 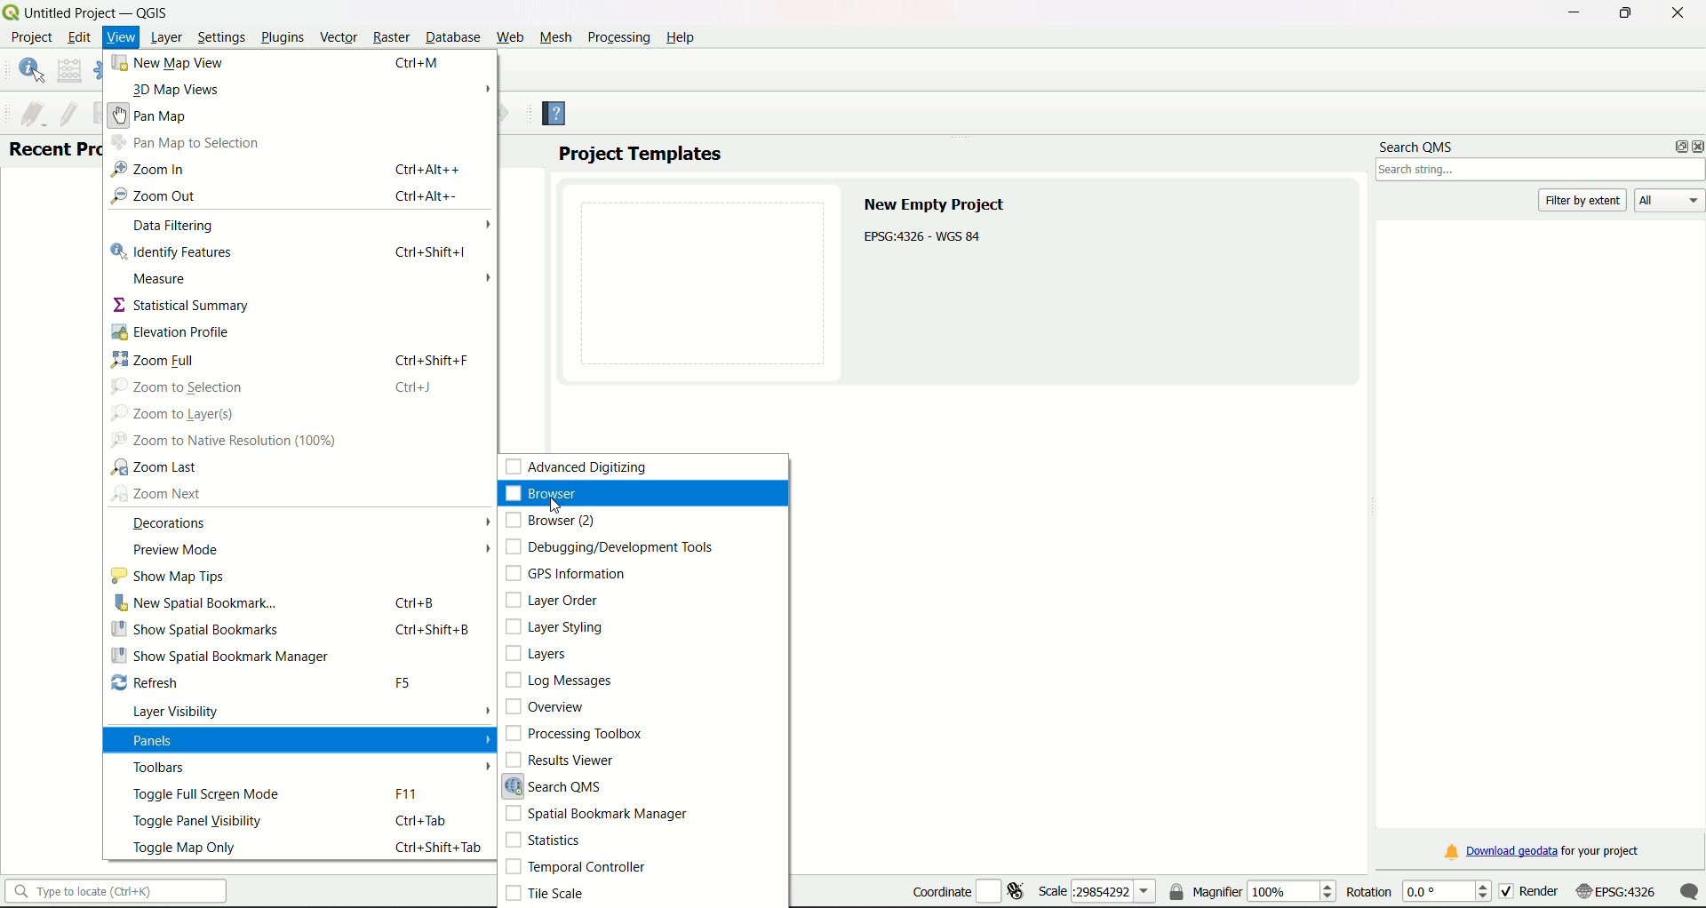 What do you see at coordinates (403, 684) in the screenshot?
I see `F5` at bounding box center [403, 684].